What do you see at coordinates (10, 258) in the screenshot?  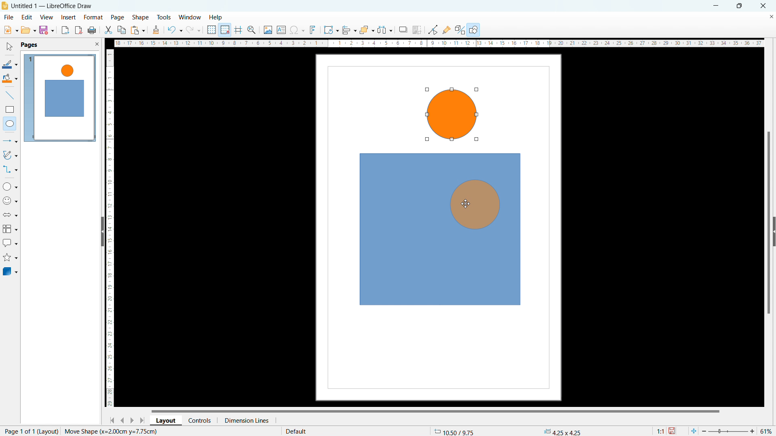 I see `stars and banners` at bounding box center [10, 258].